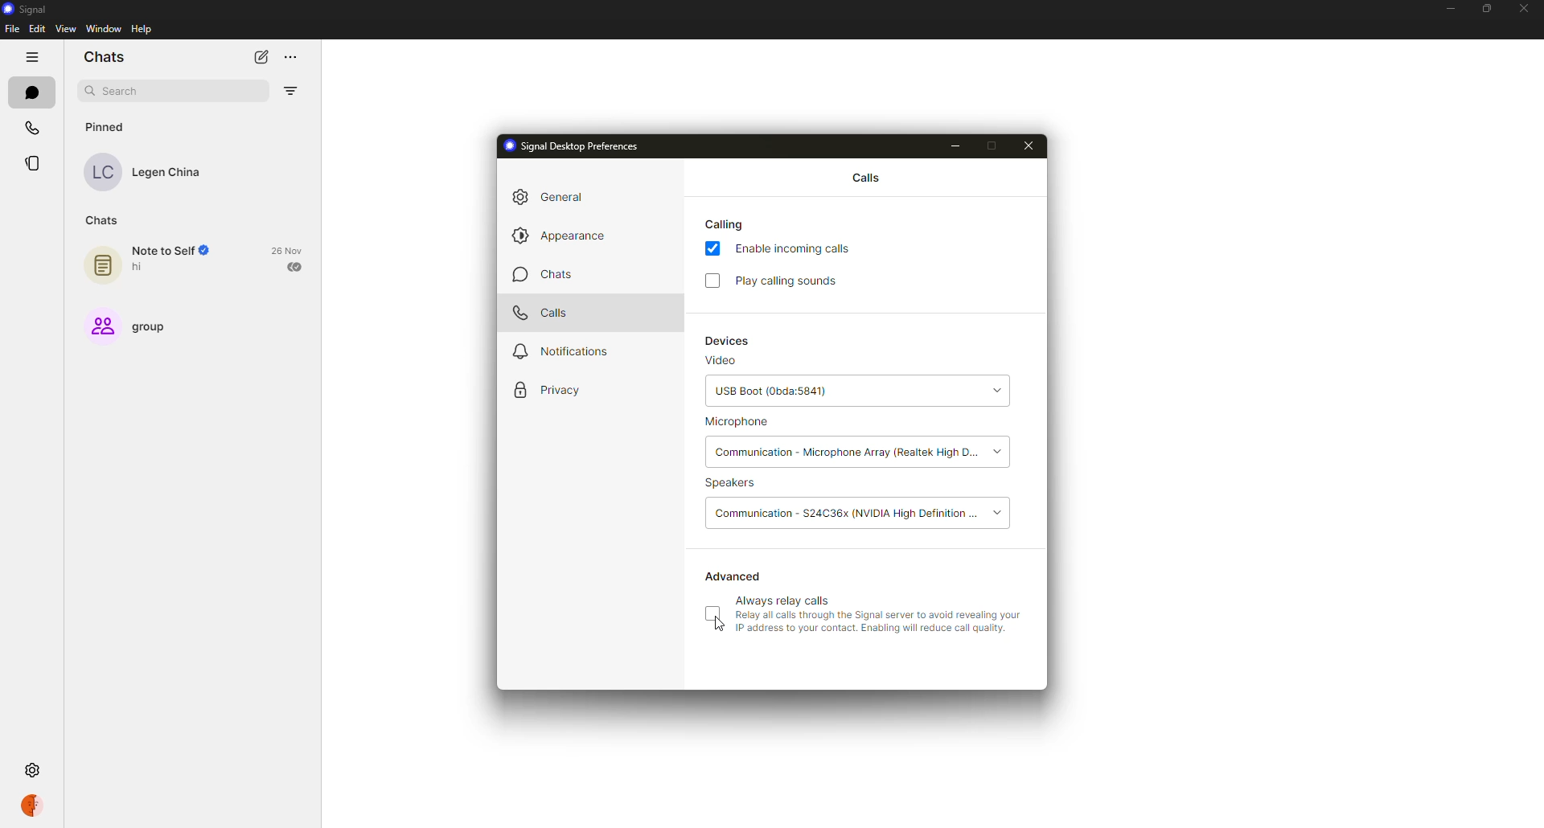 The height and width of the screenshot is (828, 1544). I want to click on devices, so click(729, 342).